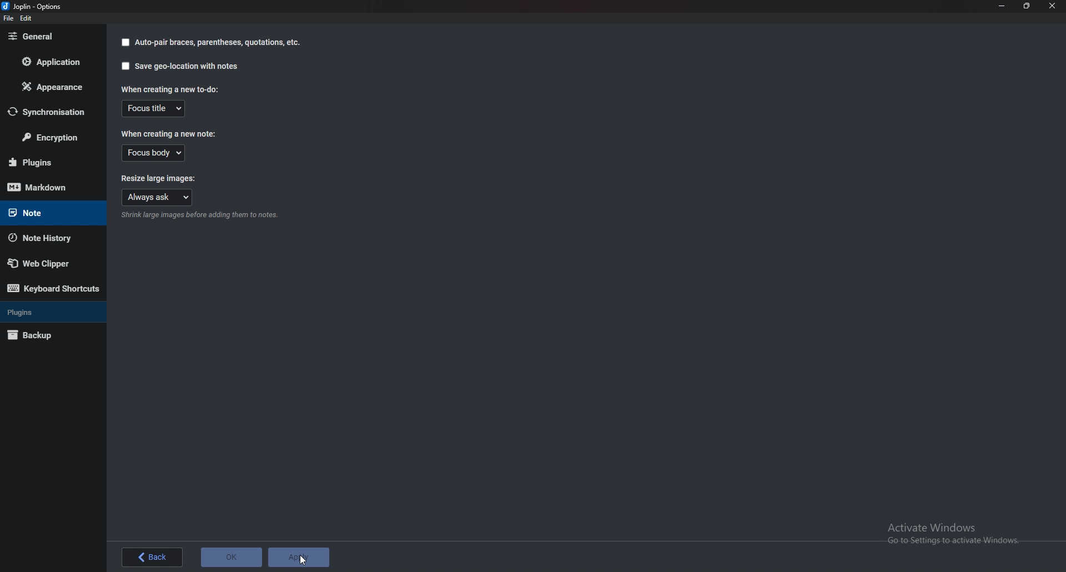 The height and width of the screenshot is (572, 1066). What do you see at coordinates (169, 89) in the screenshot?
I see `When creating a new to do` at bounding box center [169, 89].